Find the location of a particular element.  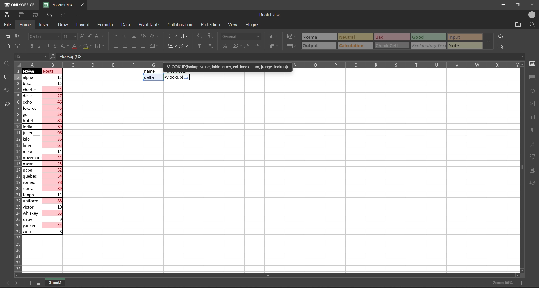

align bottom is located at coordinates (134, 36).